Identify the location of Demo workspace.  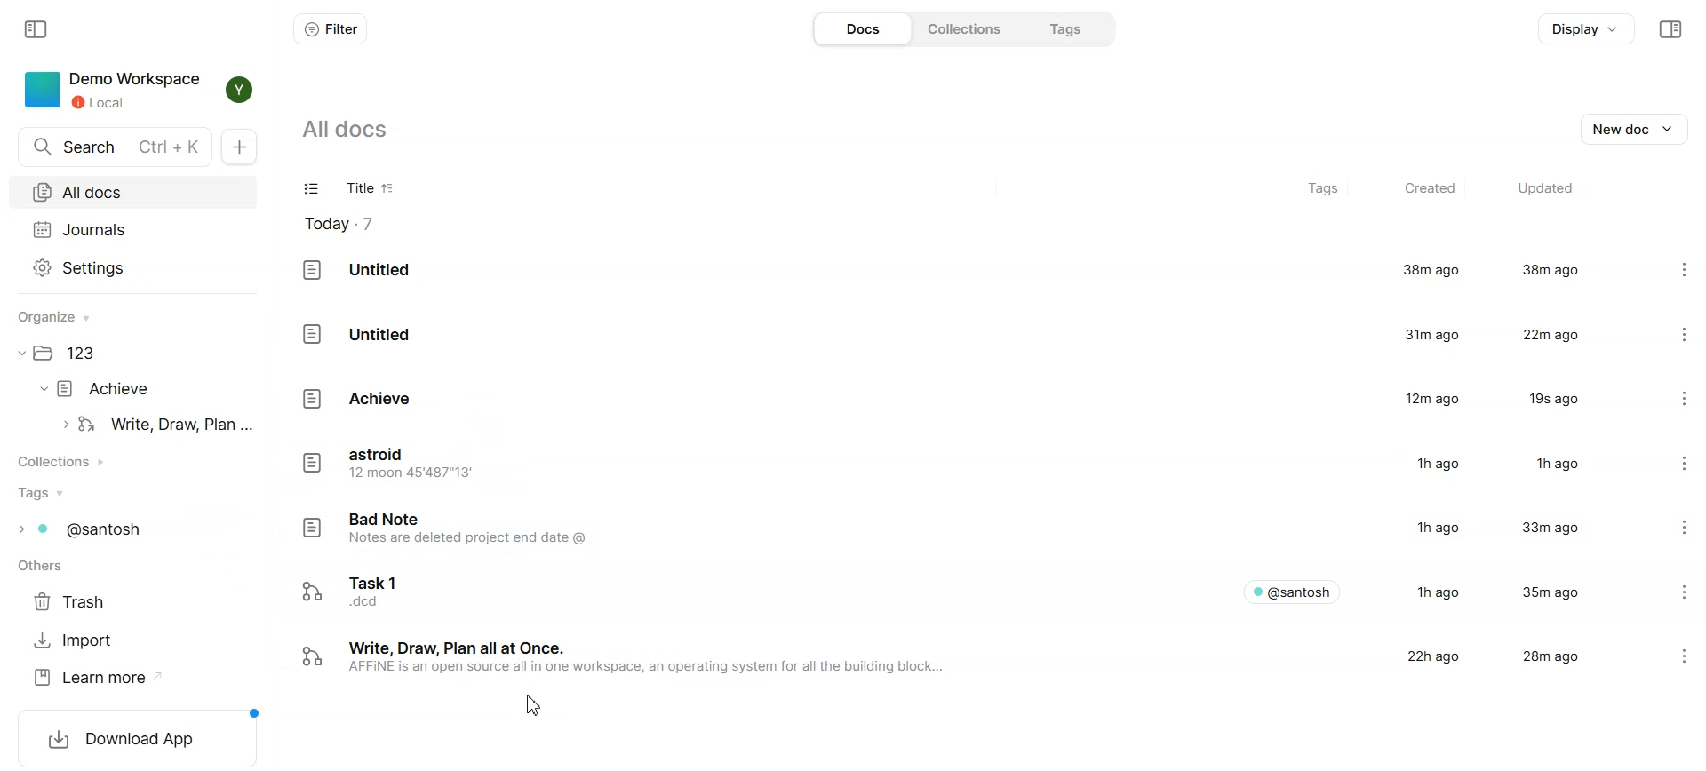
(111, 90).